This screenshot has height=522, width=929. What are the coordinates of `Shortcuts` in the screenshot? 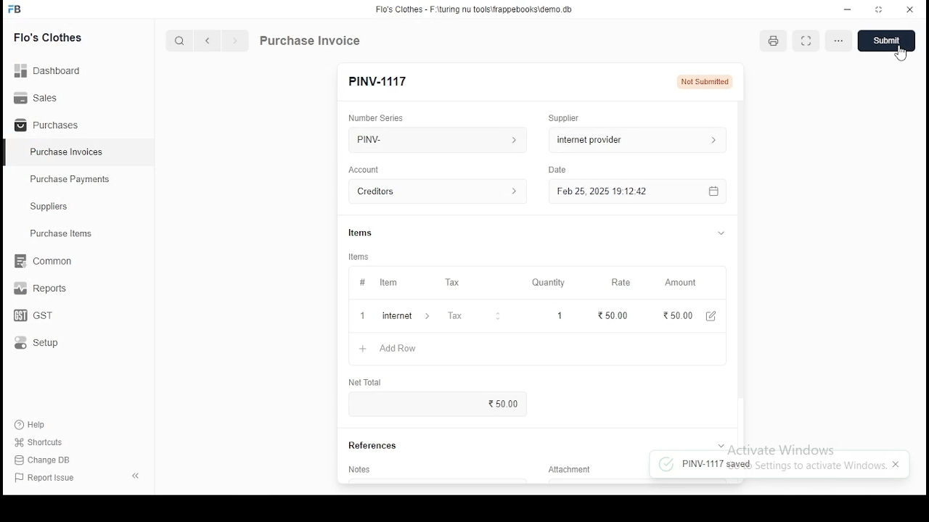 It's located at (44, 442).